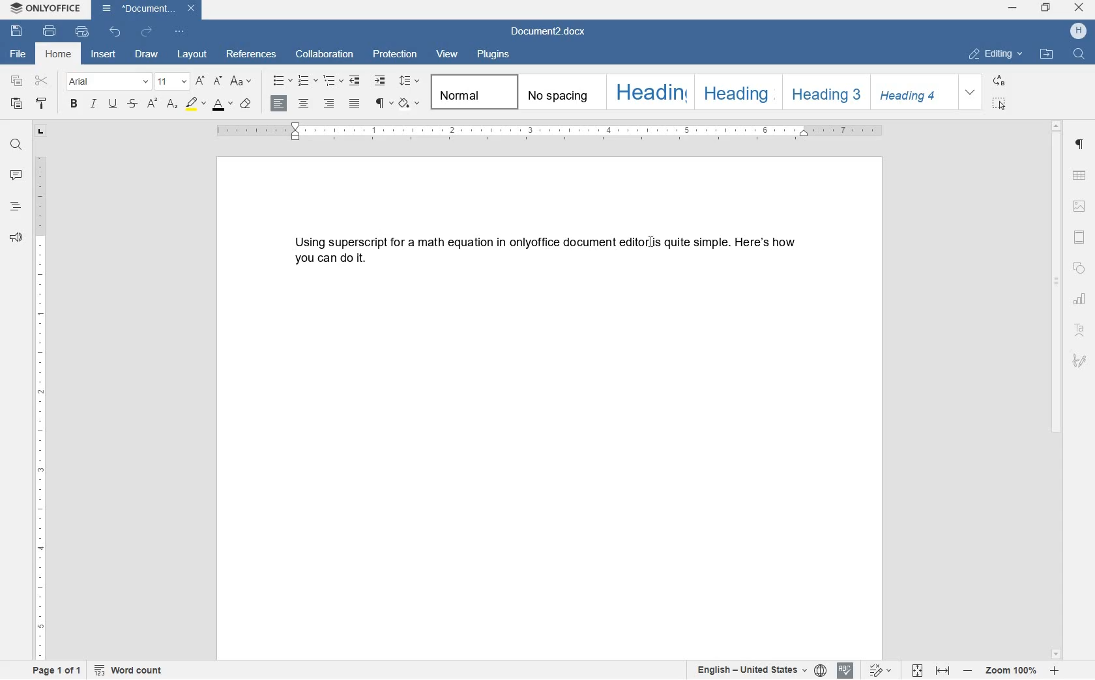  What do you see at coordinates (1077, 54) in the screenshot?
I see `FIND` at bounding box center [1077, 54].